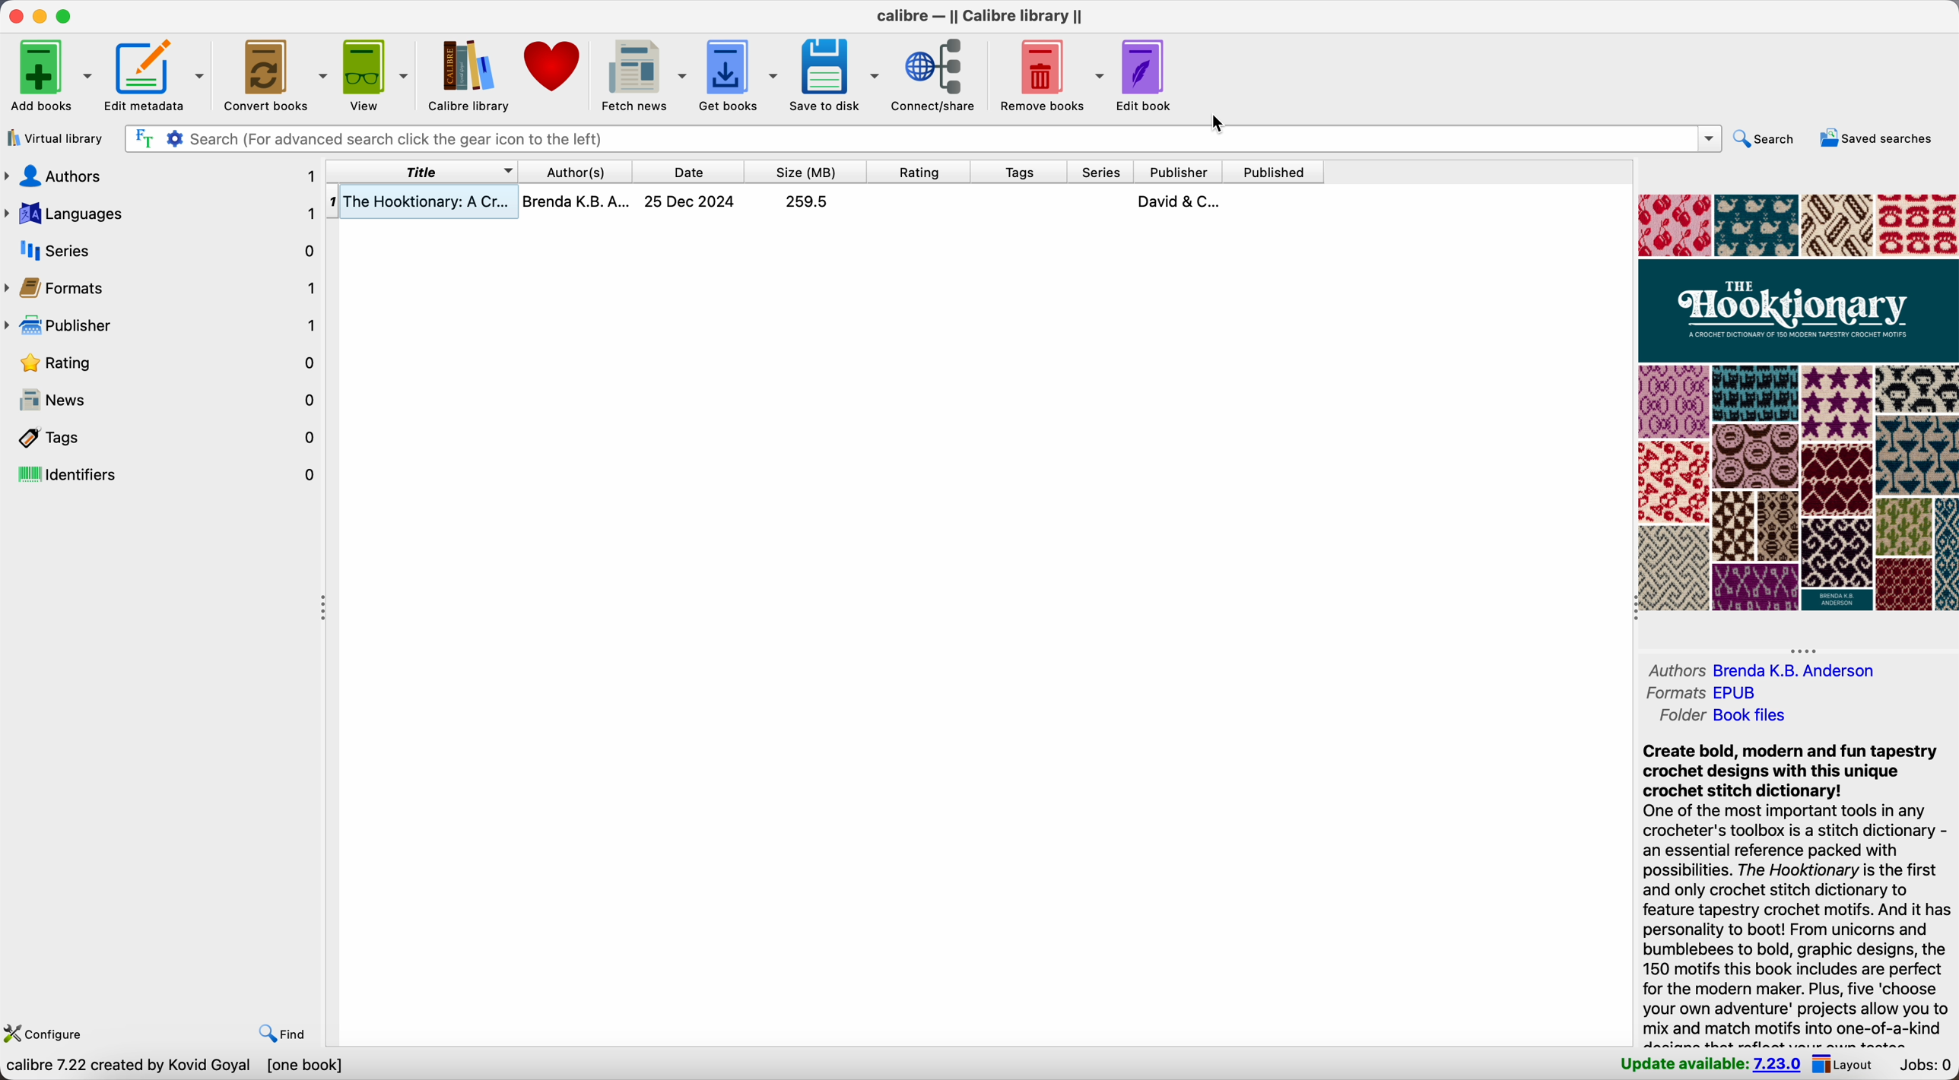  What do you see at coordinates (1700, 695) in the screenshot?
I see `formats` at bounding box center [1700, 695].